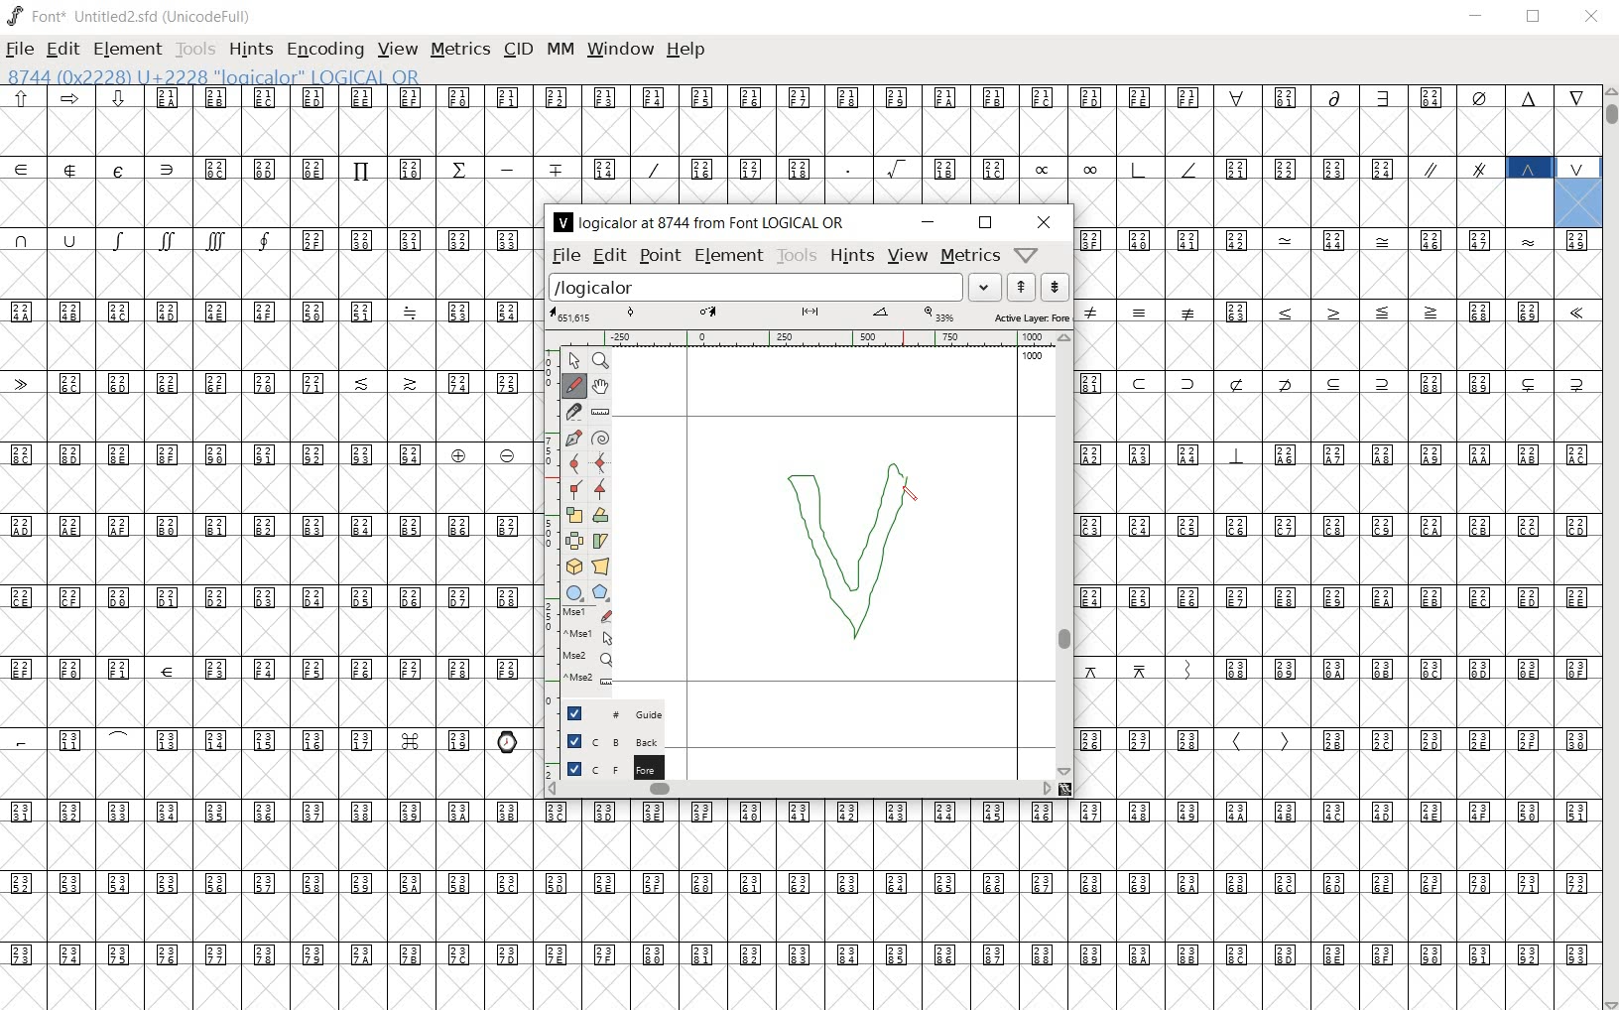 The width and height of the screenshot is (1619, 1010). What do you see at coordinates (558, 49) in the screenshot?
I see `mm` at bounding box center [558, 49].